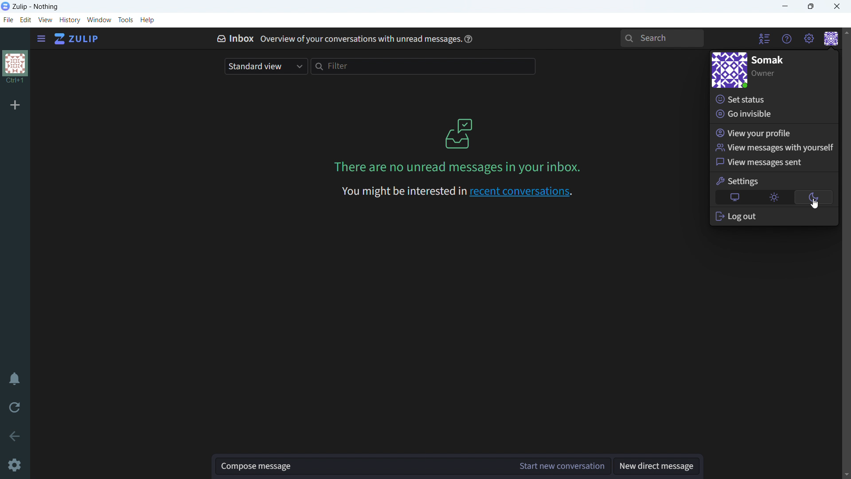 The height and width of the screenshot is (479, 851). I want to click on filter, so click(423, 67).